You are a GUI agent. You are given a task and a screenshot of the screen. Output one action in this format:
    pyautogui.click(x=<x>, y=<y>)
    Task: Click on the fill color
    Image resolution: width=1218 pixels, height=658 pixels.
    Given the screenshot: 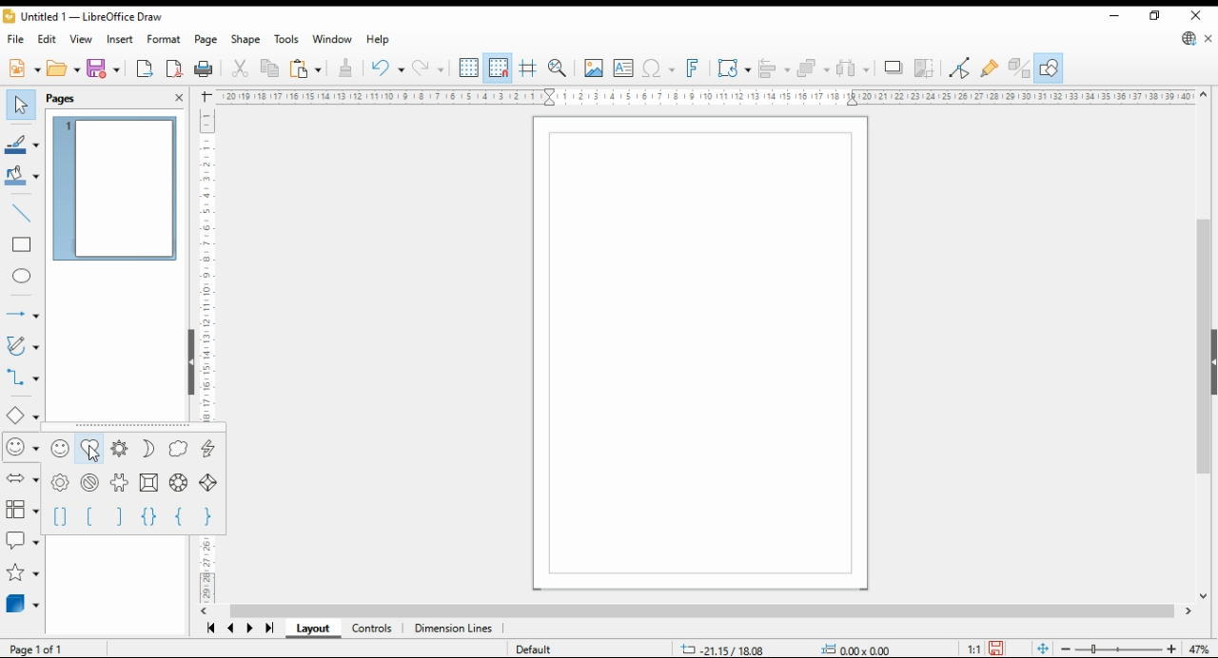 What is the action you would take?
    pyautogui.click(x=23, y=177)
    